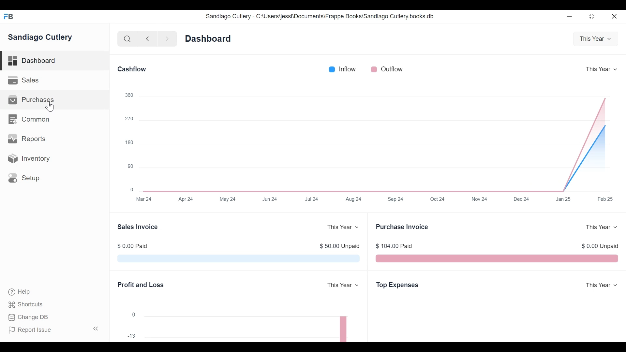 The width and height of the screenshot is (626, 352). What do you see at coordinates (402, 227) in the screenshot?
I see `Purchase Invoice` at bounding box center [402, 227].